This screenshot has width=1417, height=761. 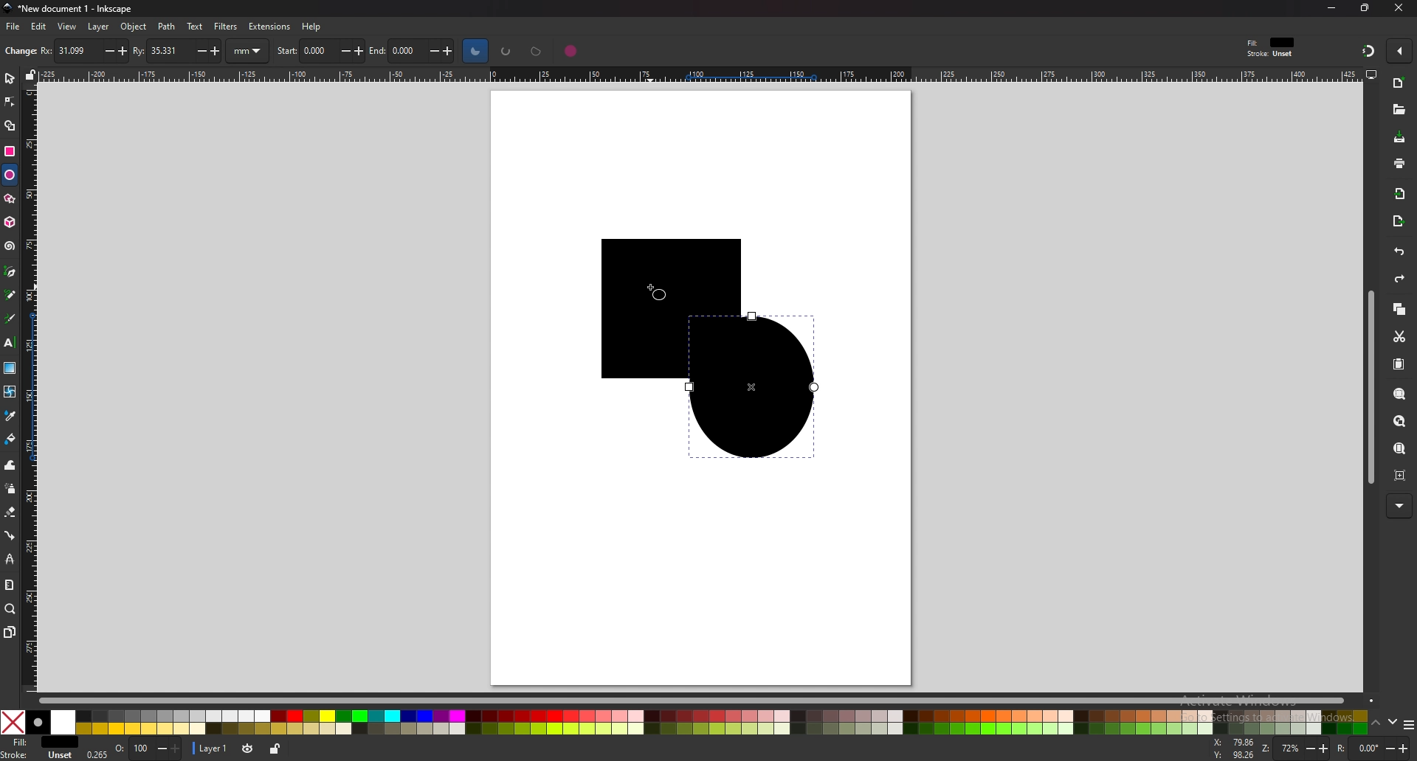 What do you see at coordinates (10, 198) in the screenshot?
I see `star` at bounding box center [10, 198].